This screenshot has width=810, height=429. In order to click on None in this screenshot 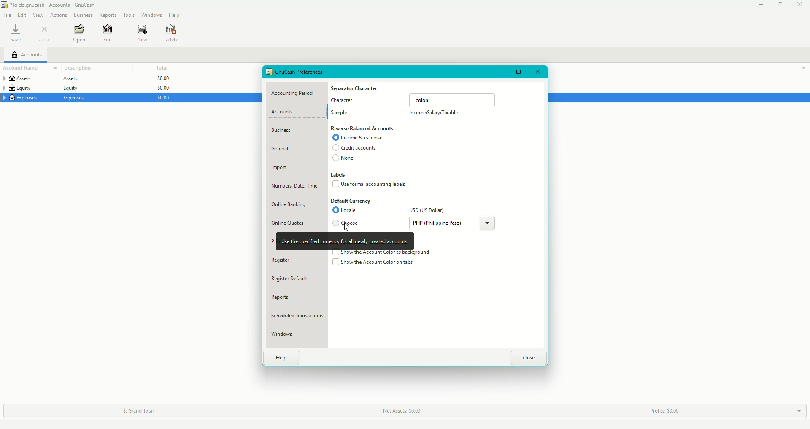, I will do `click(344, 159)`.